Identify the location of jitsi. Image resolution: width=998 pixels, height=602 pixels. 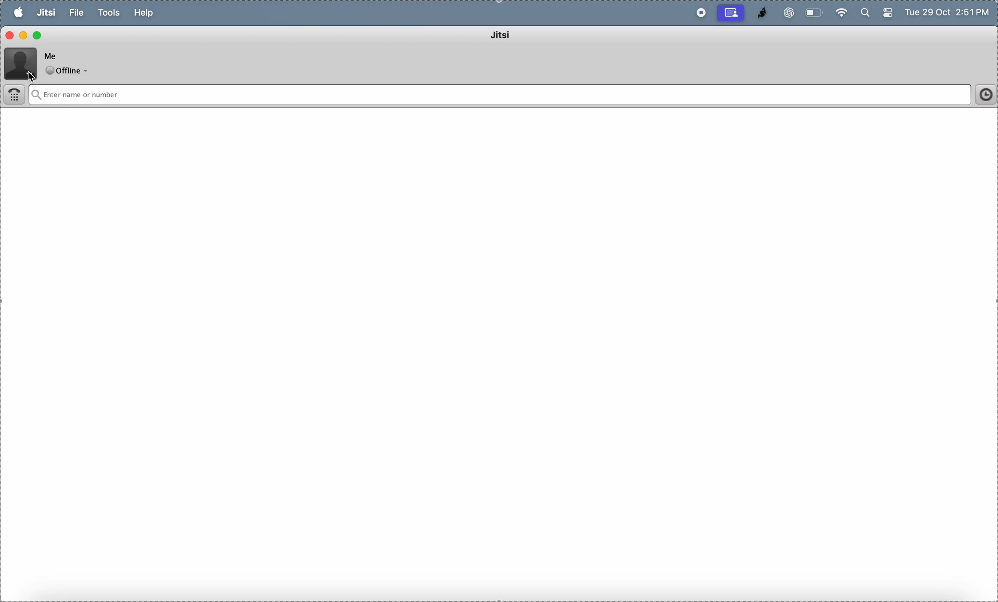
(759, 13).